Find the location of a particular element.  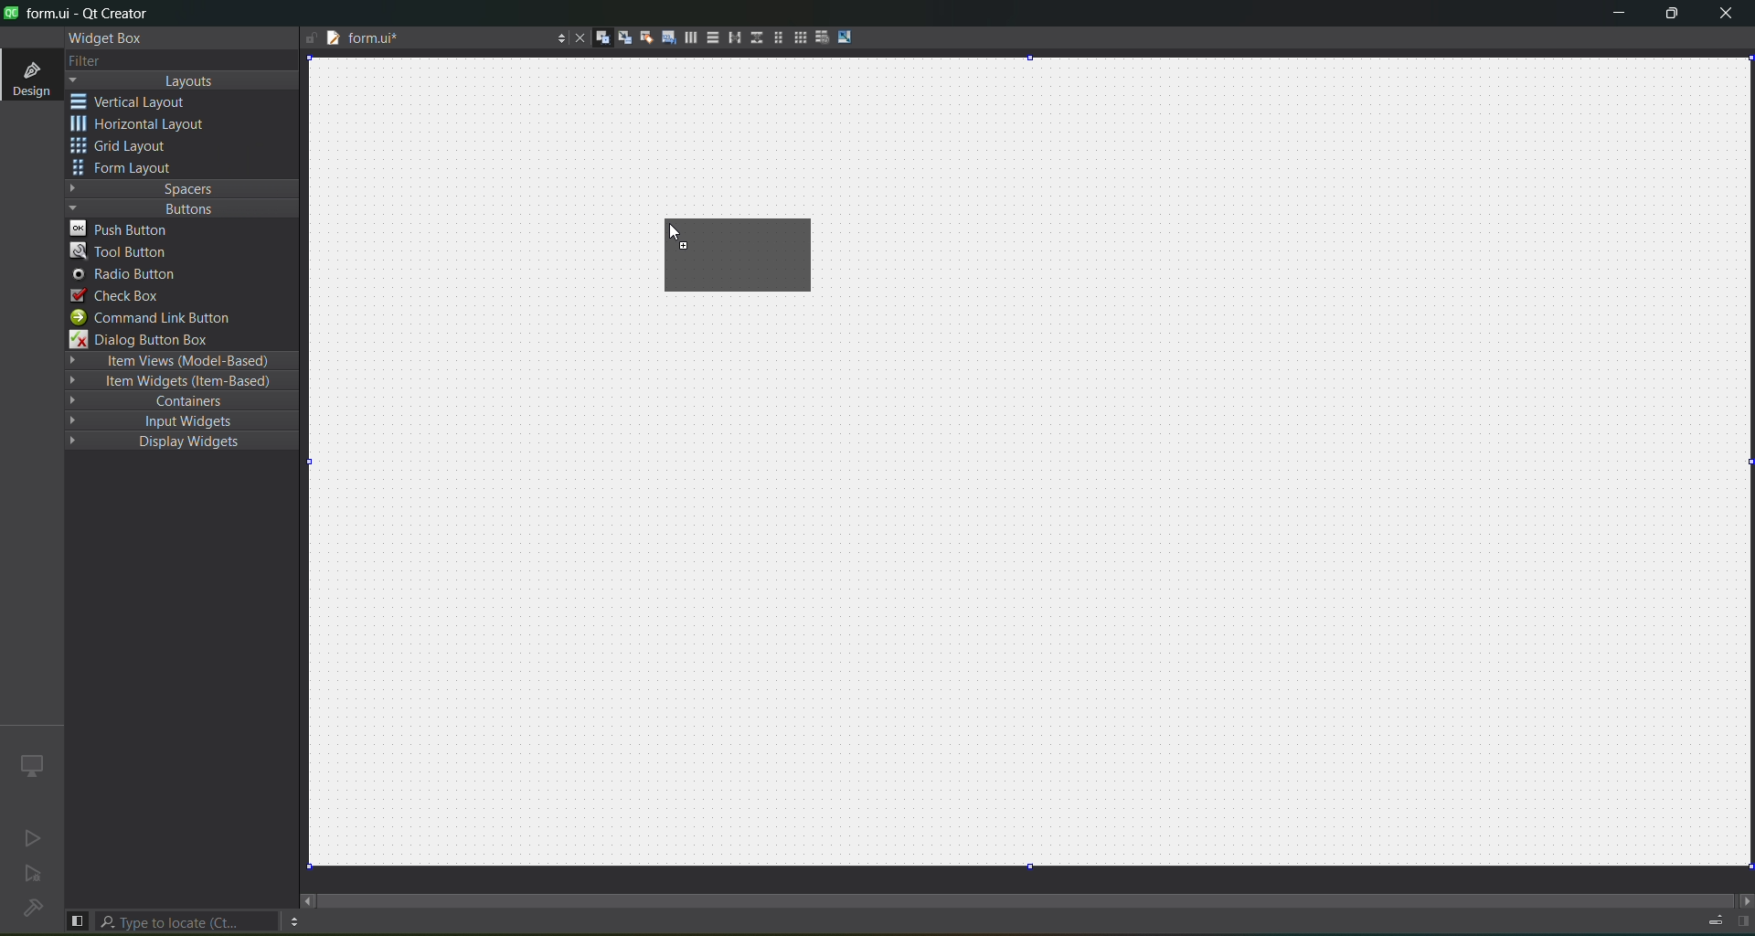

move left is located at coordinates (308, 900).